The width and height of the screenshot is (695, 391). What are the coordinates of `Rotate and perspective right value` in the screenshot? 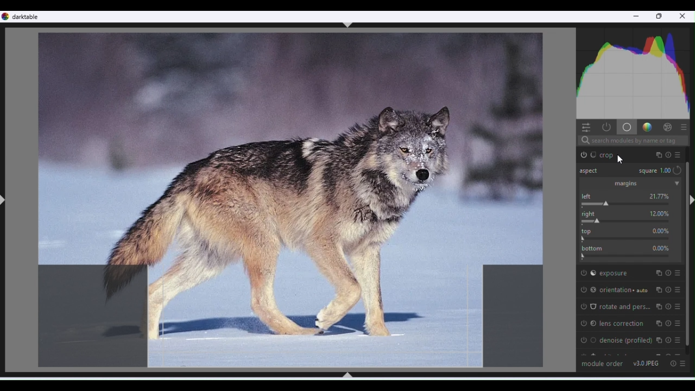 It's located at (631, 222).